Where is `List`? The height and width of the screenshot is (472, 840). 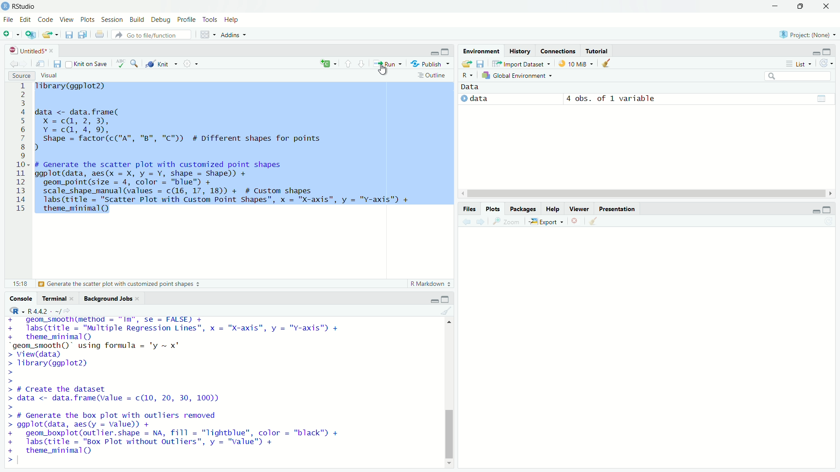 List is located at coordinates (798, 63).